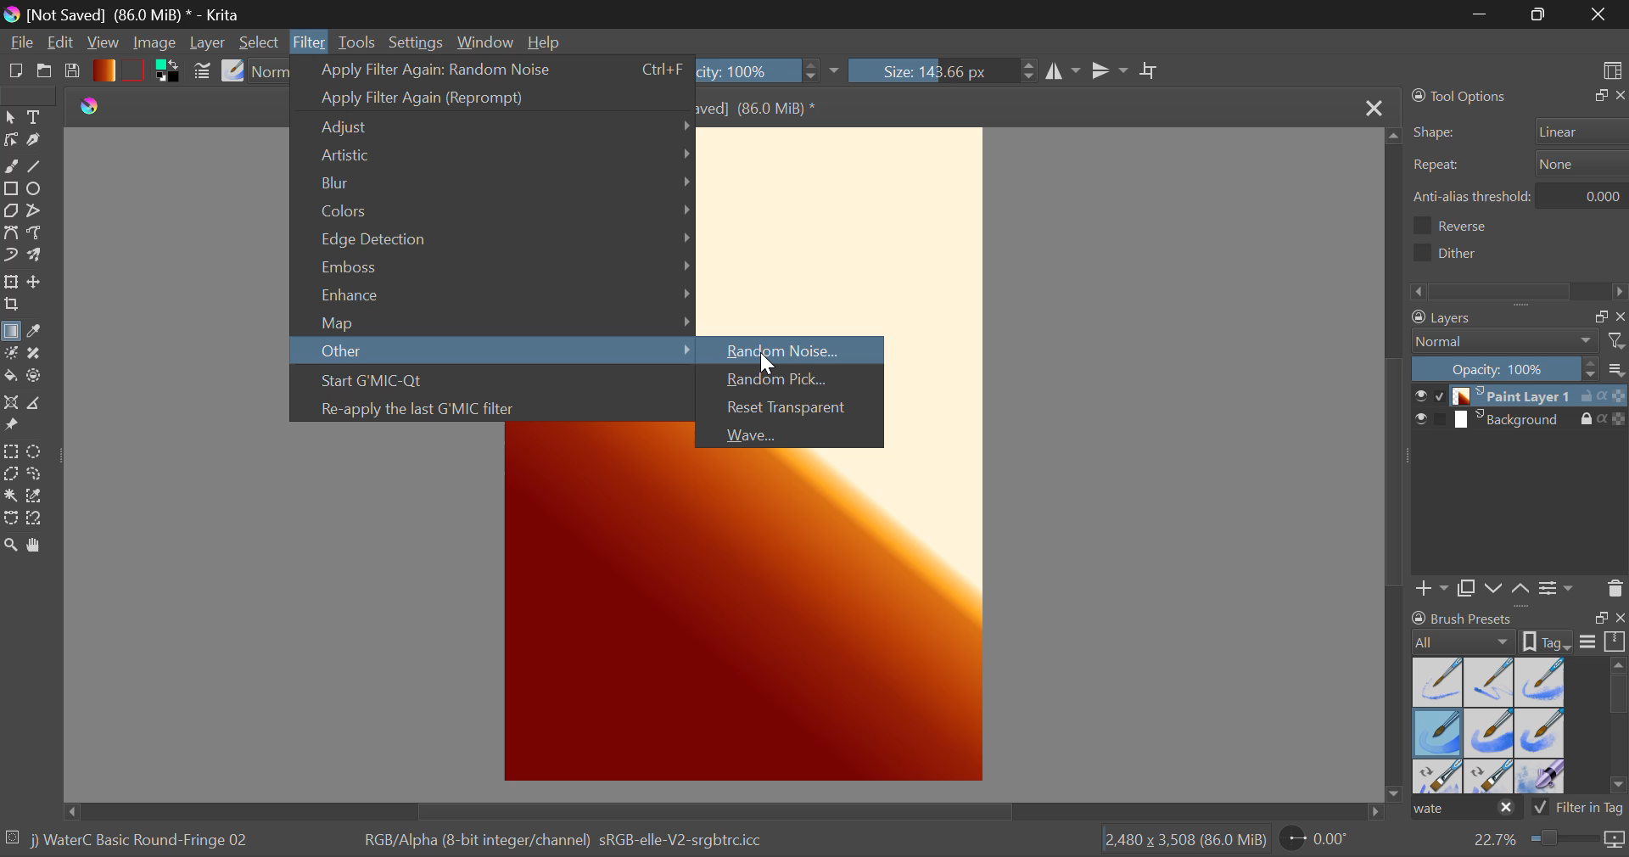  What do you see at coordinates (1469, 226) in the screenshot?
I see `reverse` at bounding box center [1469, 226].